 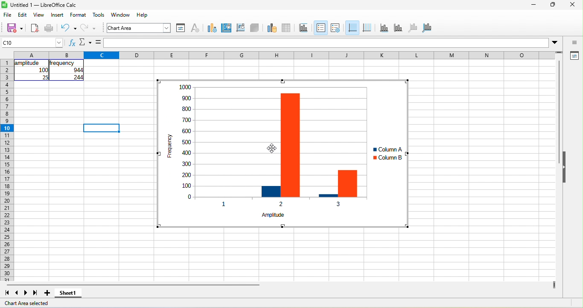 What do you see at coordinates (326, 43) in the screenshot?
I see `formula bar` at bounding box center [326, 43].